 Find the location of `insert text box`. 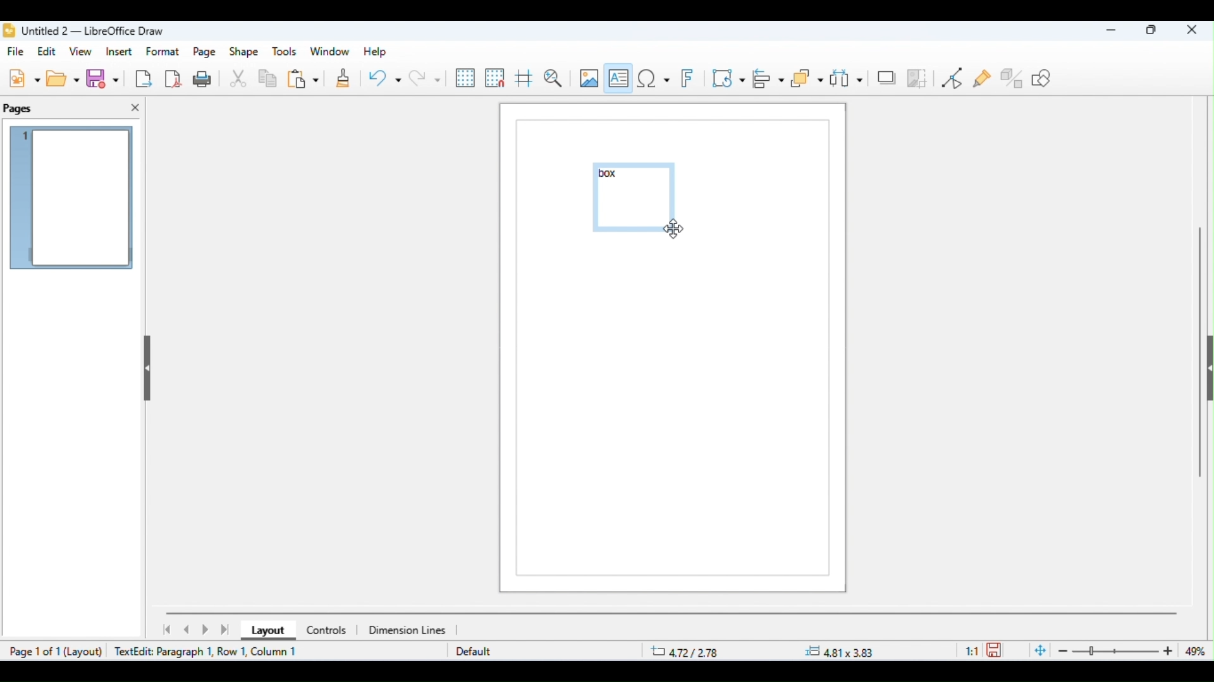

insert text box is located at coordinates (619, 76).